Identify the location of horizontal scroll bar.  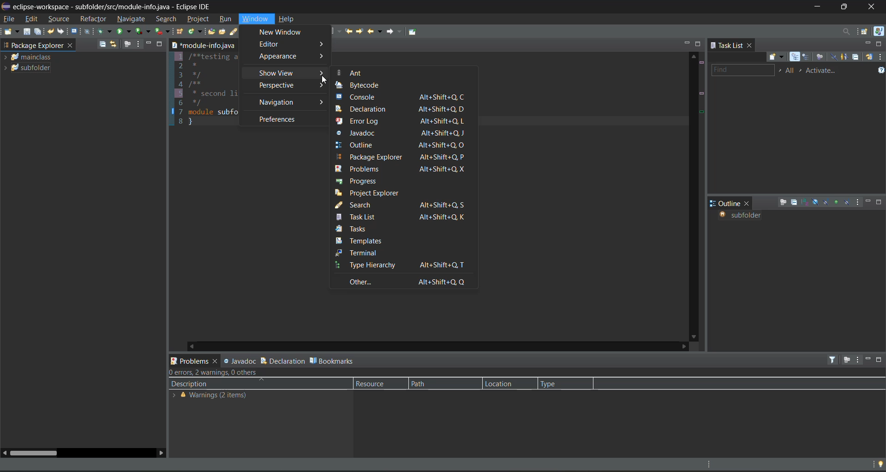
(33, 453).